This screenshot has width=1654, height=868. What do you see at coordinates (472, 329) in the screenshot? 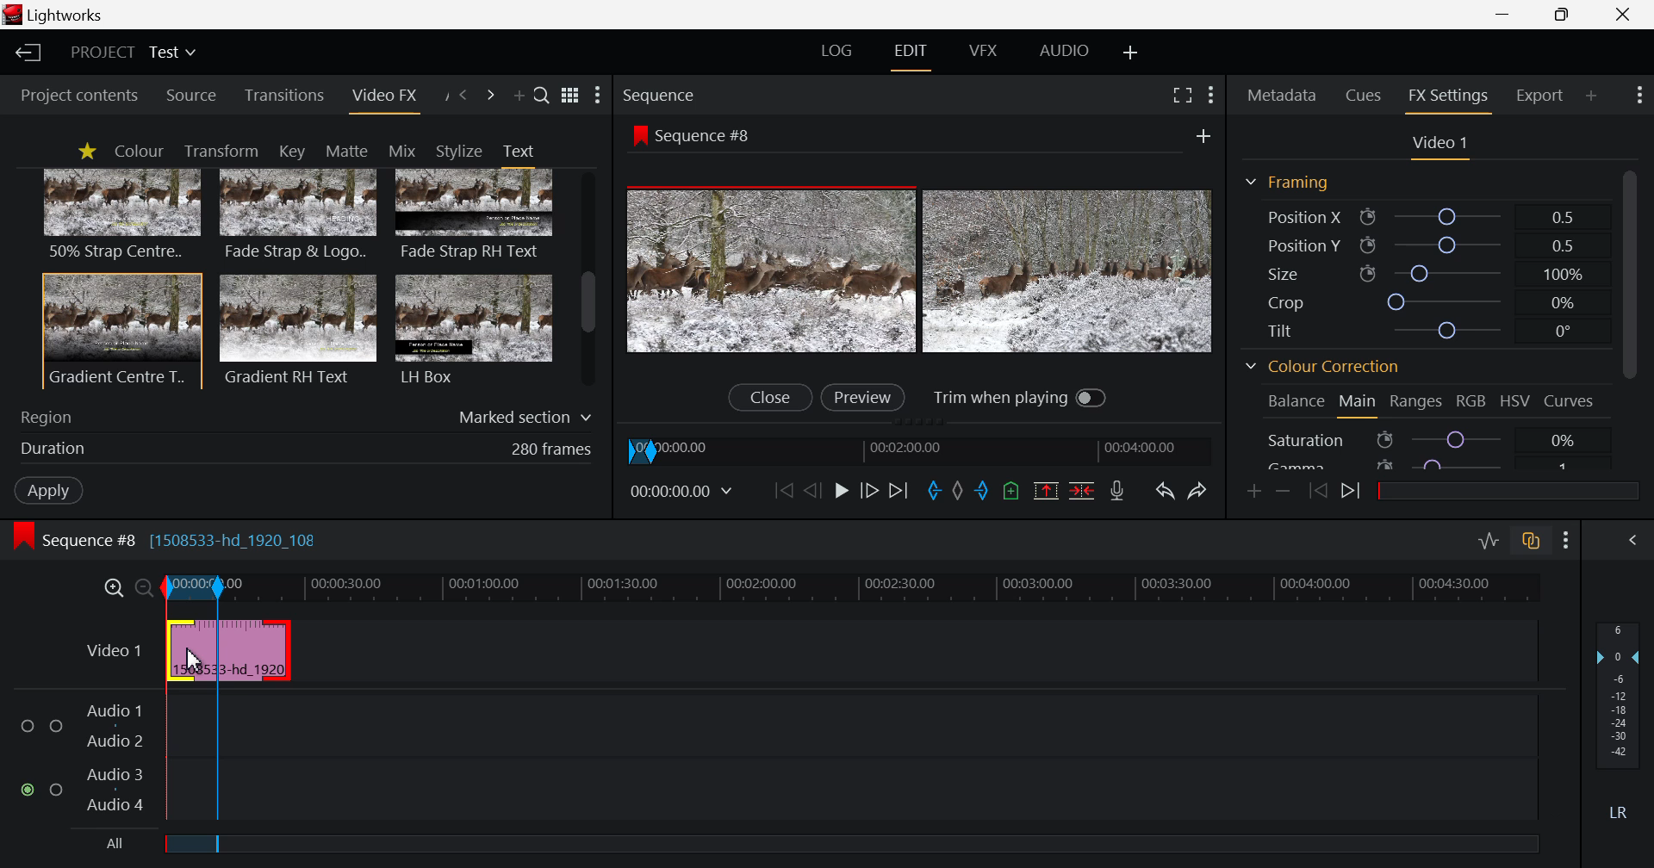
I see `LH Box` at bounding box center [472, 329].